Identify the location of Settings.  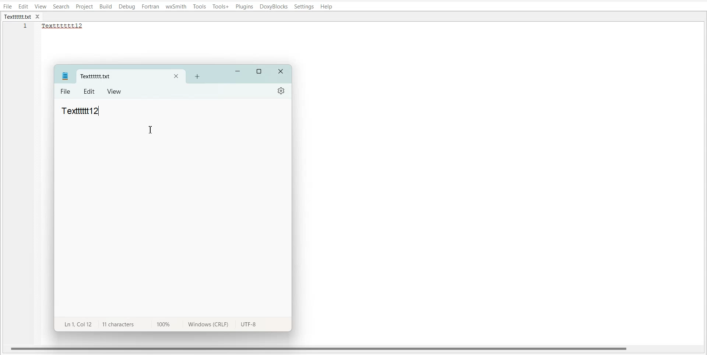
(282, 91).